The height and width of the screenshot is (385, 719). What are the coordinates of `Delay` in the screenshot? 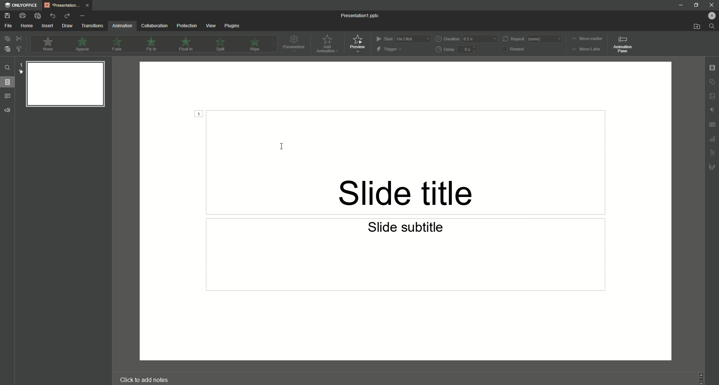 It's located at (457, 50).